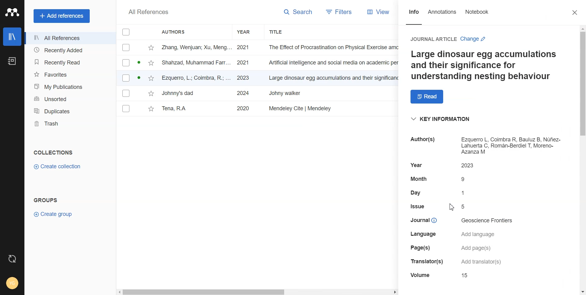  What do you see at coordinates (425, 262) in the screenshot?
I see `details` at bounding box center [425, 262].